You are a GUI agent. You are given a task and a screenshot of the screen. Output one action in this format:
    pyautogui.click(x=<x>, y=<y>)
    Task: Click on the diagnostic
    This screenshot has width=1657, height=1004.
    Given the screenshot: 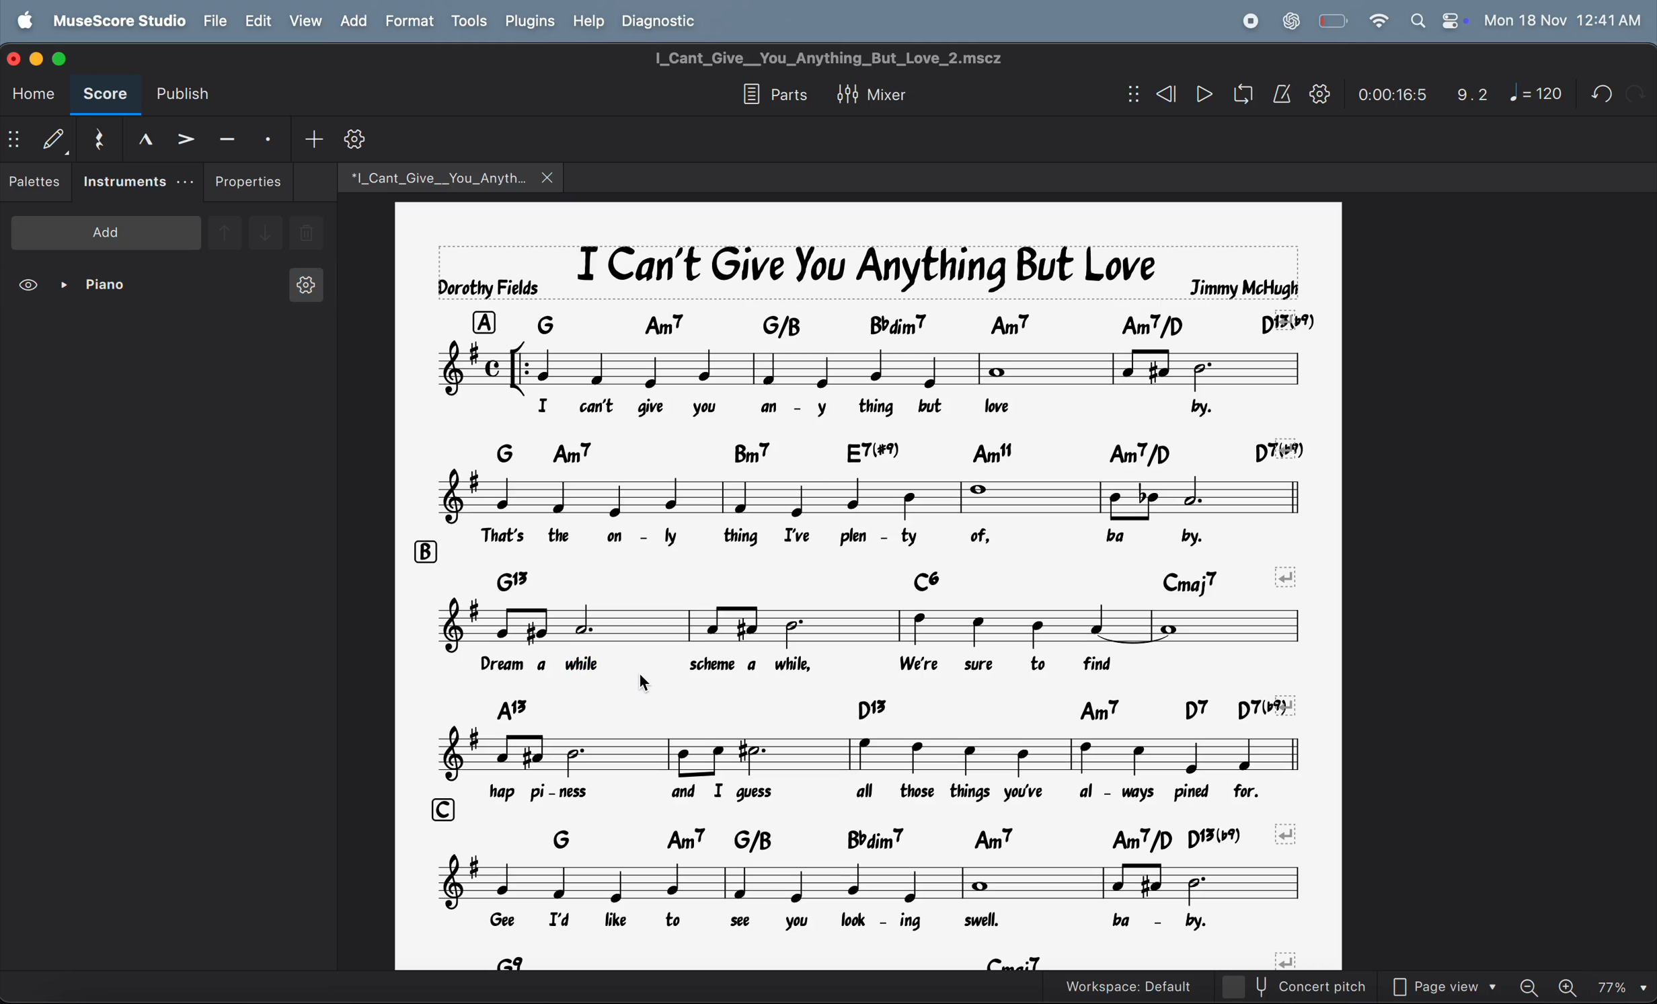 What is the action you would take?
    pyautogui.click(x=665, y=22)
    